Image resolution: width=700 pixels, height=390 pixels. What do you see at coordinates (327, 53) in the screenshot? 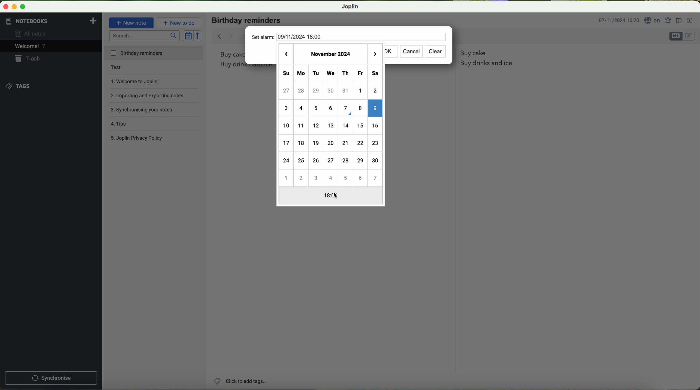
I see `november 2024` at bounding box center [327, 53].